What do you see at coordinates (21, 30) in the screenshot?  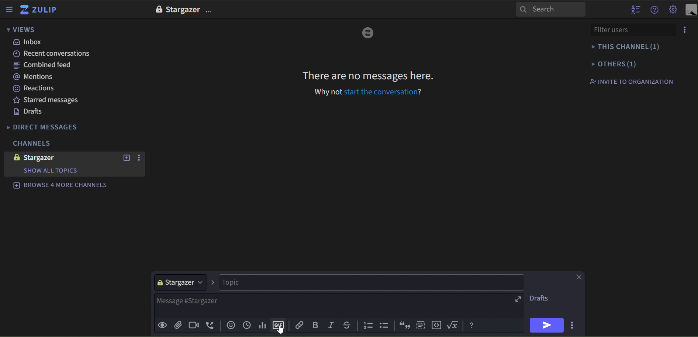 I see `views` at bounding box center [21, 30].